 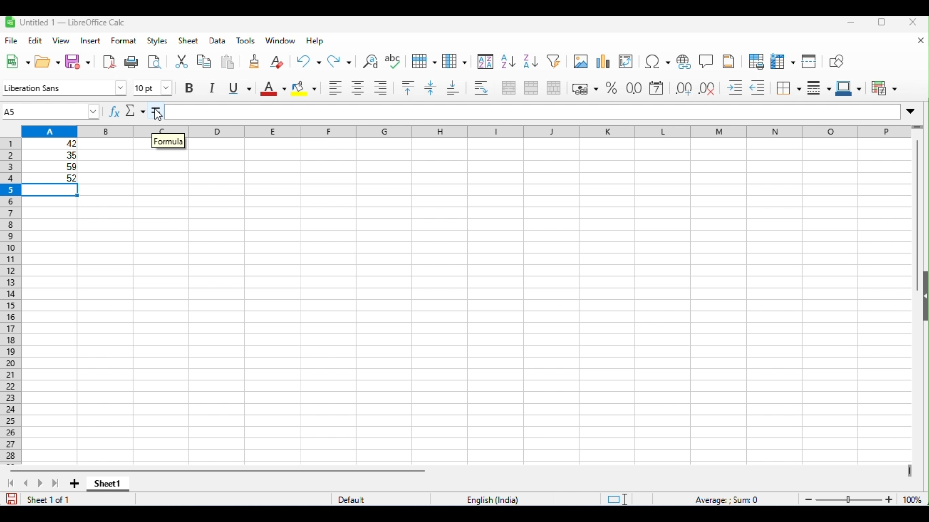 I want to click on decrease indent, so click(x=758, y=87).